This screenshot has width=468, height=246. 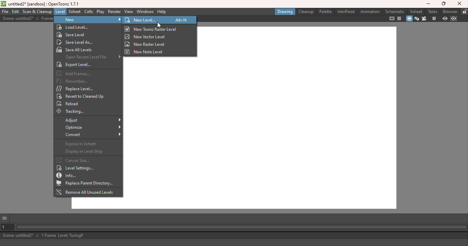 What do you see at coordinates (429, 4) in the screenshot?
I see `Minimize` at bounding box center [429, 4].